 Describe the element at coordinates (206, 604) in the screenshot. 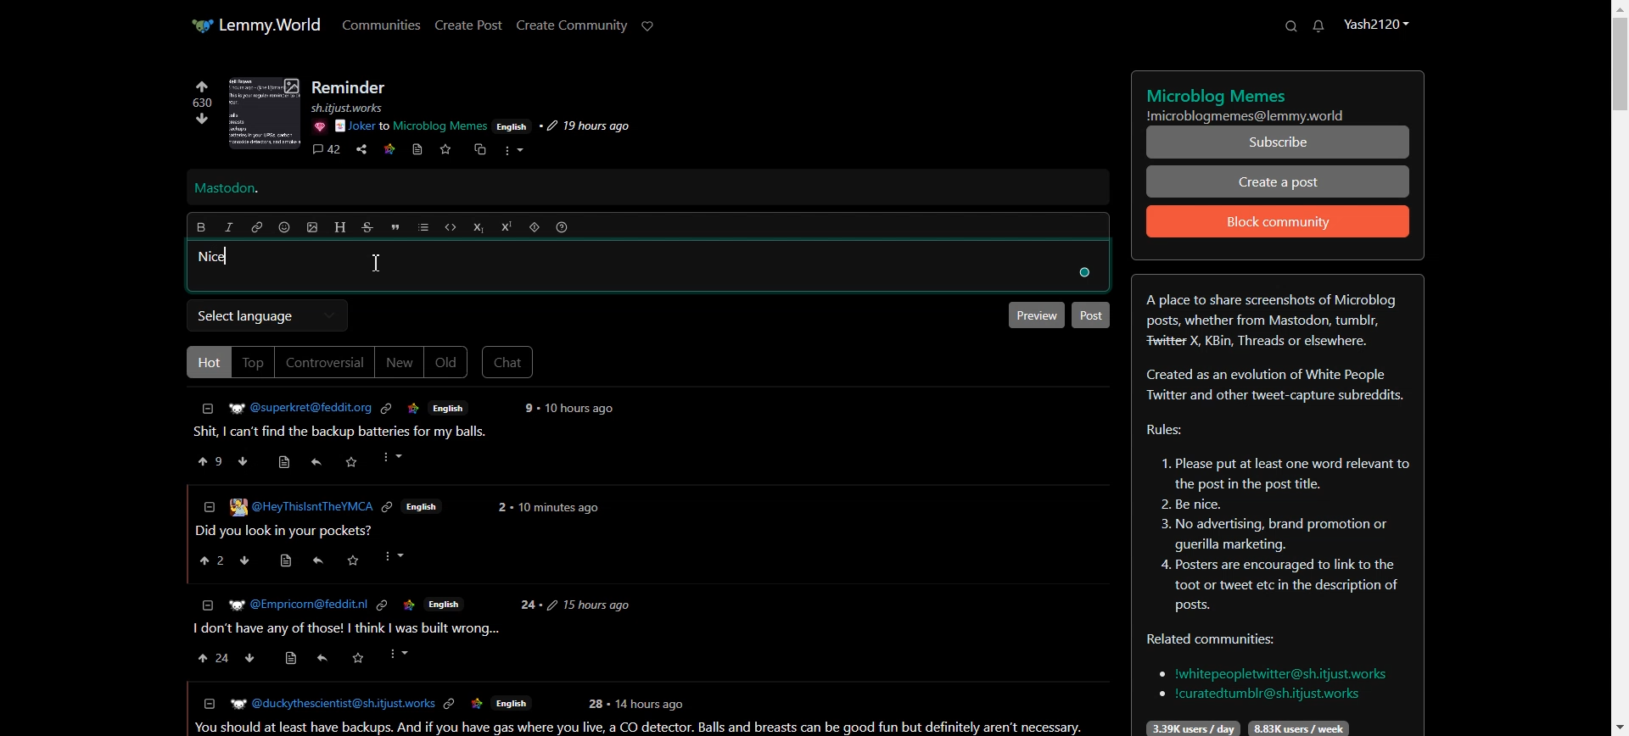

I see `=}` at that location.